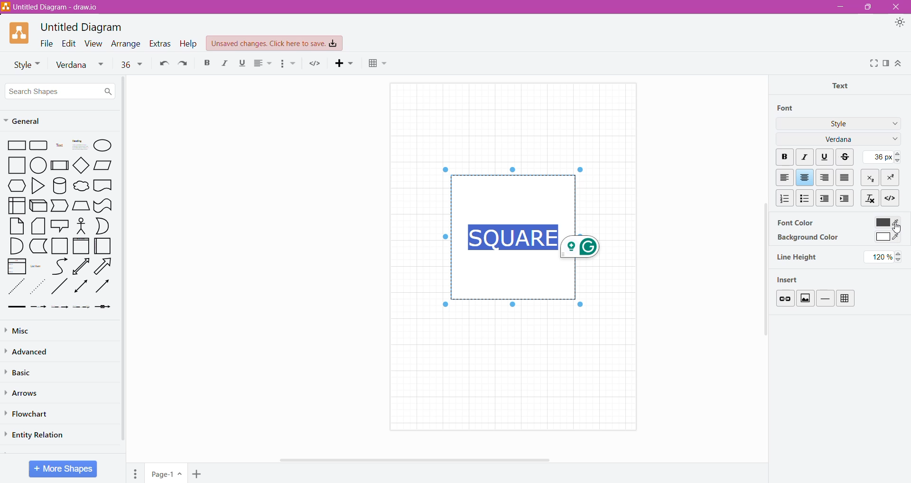 The height and width of the screenshot is (483, 911). Describe the element at coordinates (784, 158) in the screenshot. I see `Bold` at that location.